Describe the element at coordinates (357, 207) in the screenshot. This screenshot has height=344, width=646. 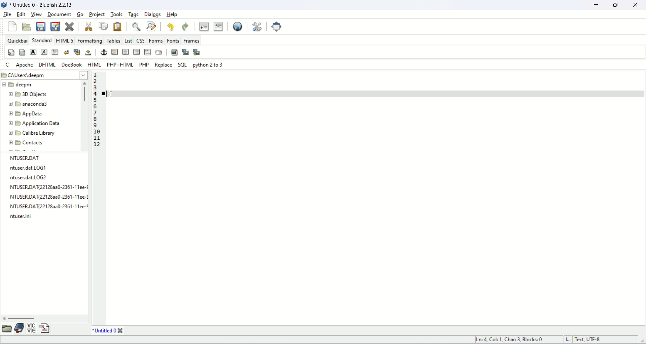
I see `workspace` at that location.